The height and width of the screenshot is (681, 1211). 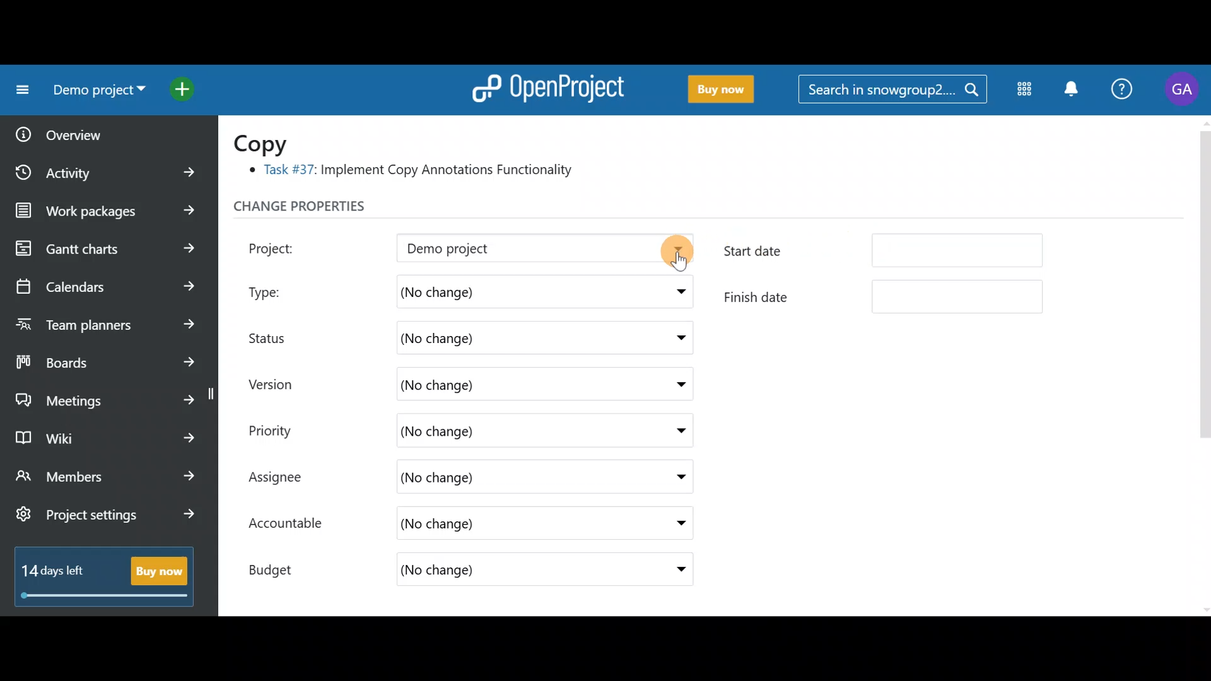 What do you see at coordinates (283, 566) in the screenshot?
I see `Budget` at bounding box center [283, 566].